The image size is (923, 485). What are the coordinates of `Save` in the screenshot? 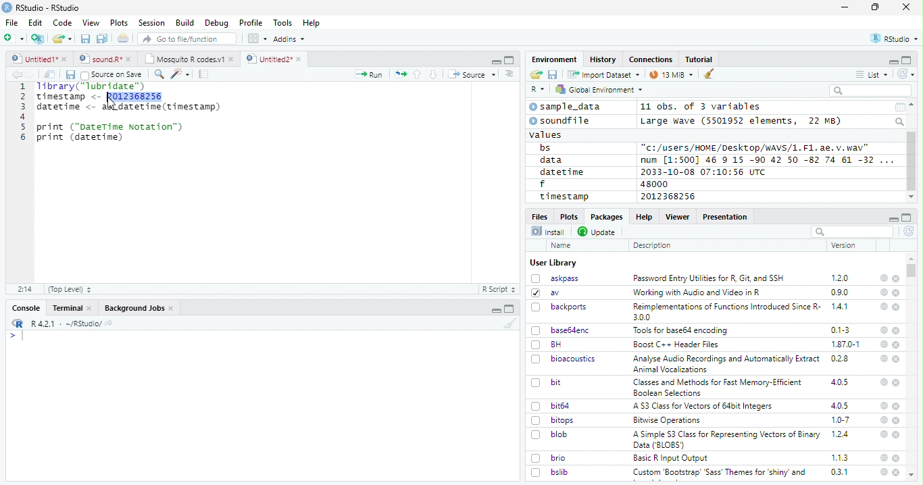 It's located at (553, 75).